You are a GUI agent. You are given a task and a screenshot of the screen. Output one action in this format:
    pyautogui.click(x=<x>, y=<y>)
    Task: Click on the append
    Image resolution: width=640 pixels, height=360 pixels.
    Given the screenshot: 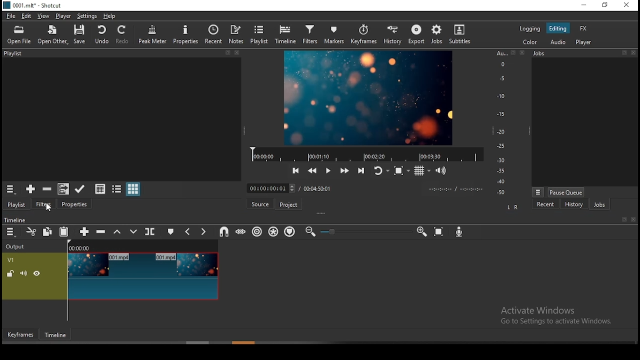 What is the action you would take?
    pyautogui.click(x=81, y=232)
    